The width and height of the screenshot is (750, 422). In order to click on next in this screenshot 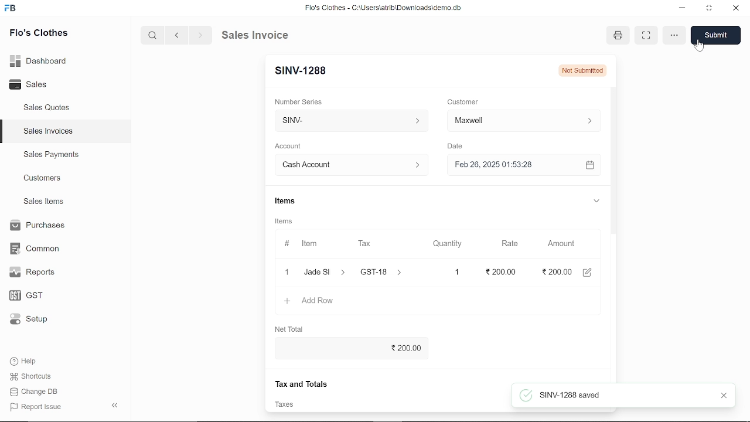, I will do `click(200, 35)`.